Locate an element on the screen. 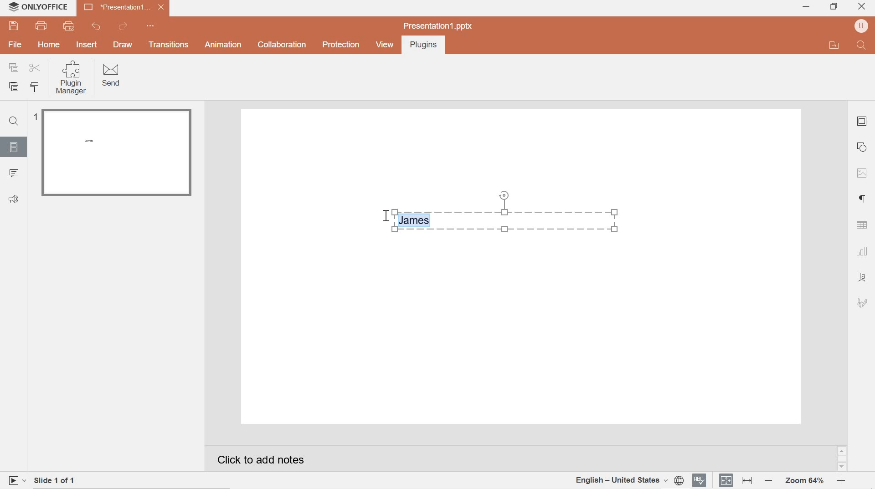 This screenshot has width=875, height=489. slides is located at coordinates (14, 147).